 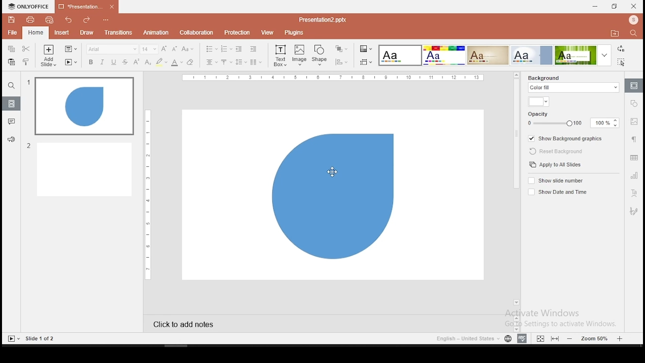 What do you see at coordinates (79, 169) in the screenshot?
I see `slide 2` at bounding box center [79, 169].